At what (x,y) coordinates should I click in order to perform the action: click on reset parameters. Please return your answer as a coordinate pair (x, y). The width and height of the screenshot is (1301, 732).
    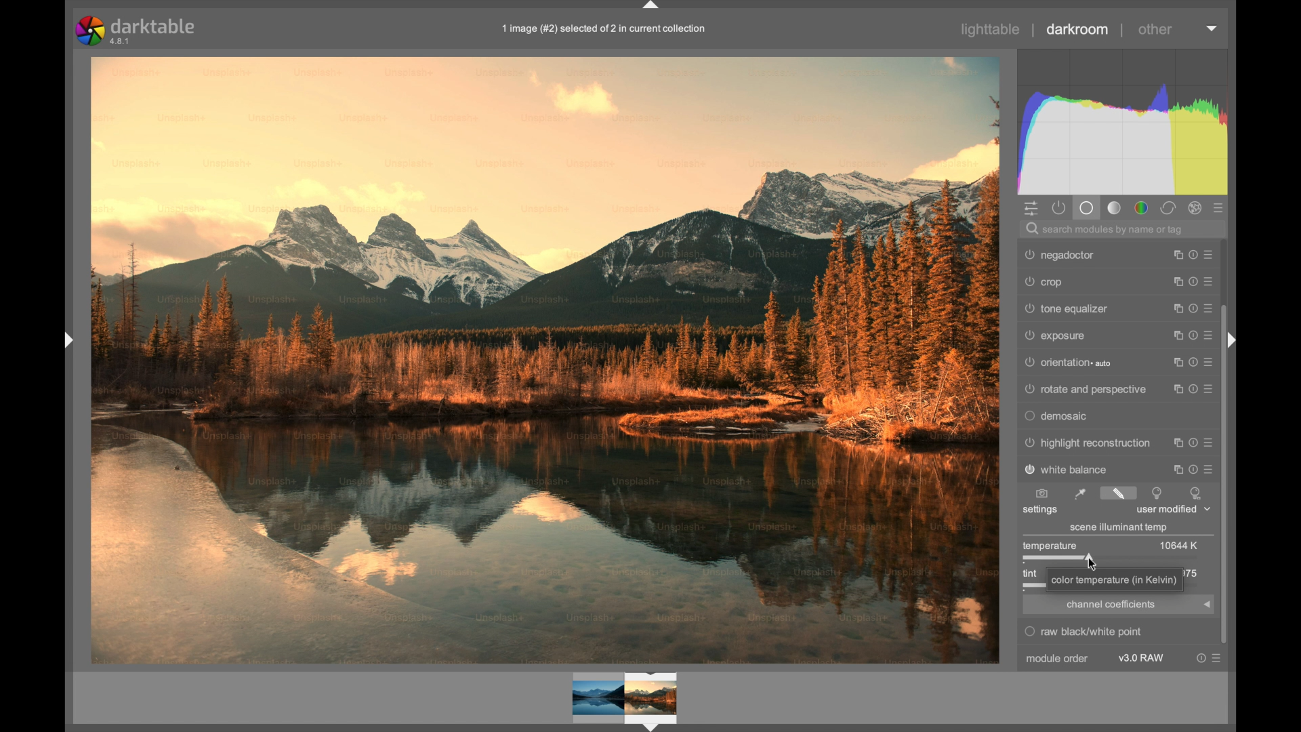
    Looking at the image, I should click on (1192, 279).